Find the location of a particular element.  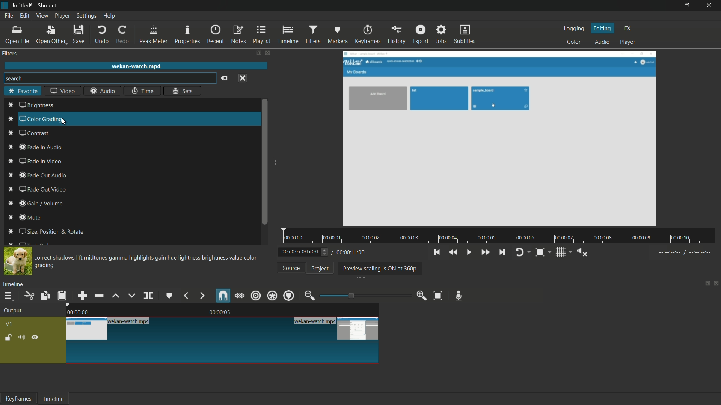

brightness is located at coordinates (31, 105).